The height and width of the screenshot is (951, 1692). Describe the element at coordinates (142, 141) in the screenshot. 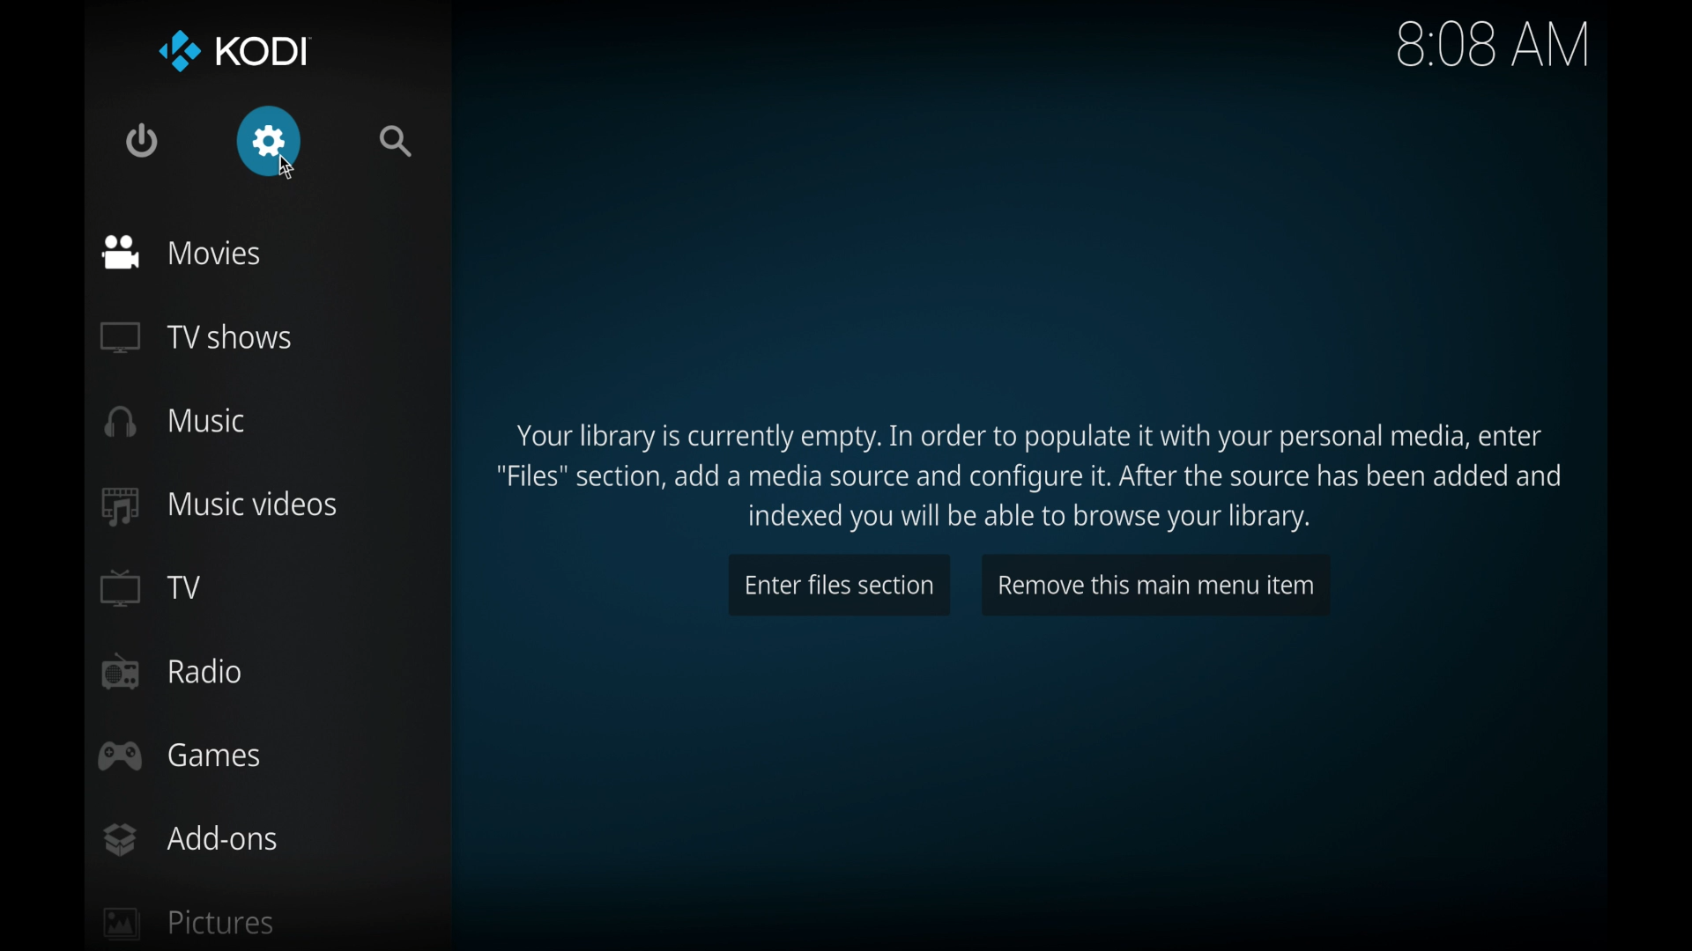

I see `quit kodi` at that location.